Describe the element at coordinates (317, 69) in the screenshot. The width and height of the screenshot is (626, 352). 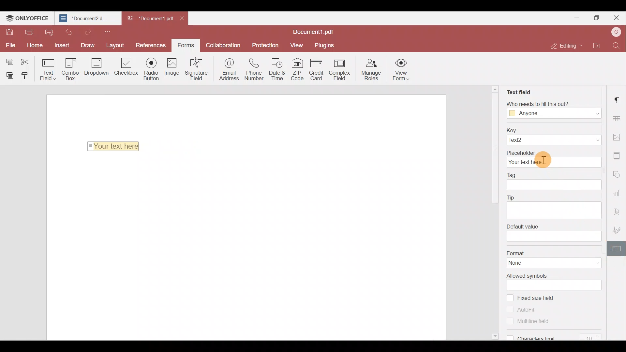
I see `Credit card` at that location.